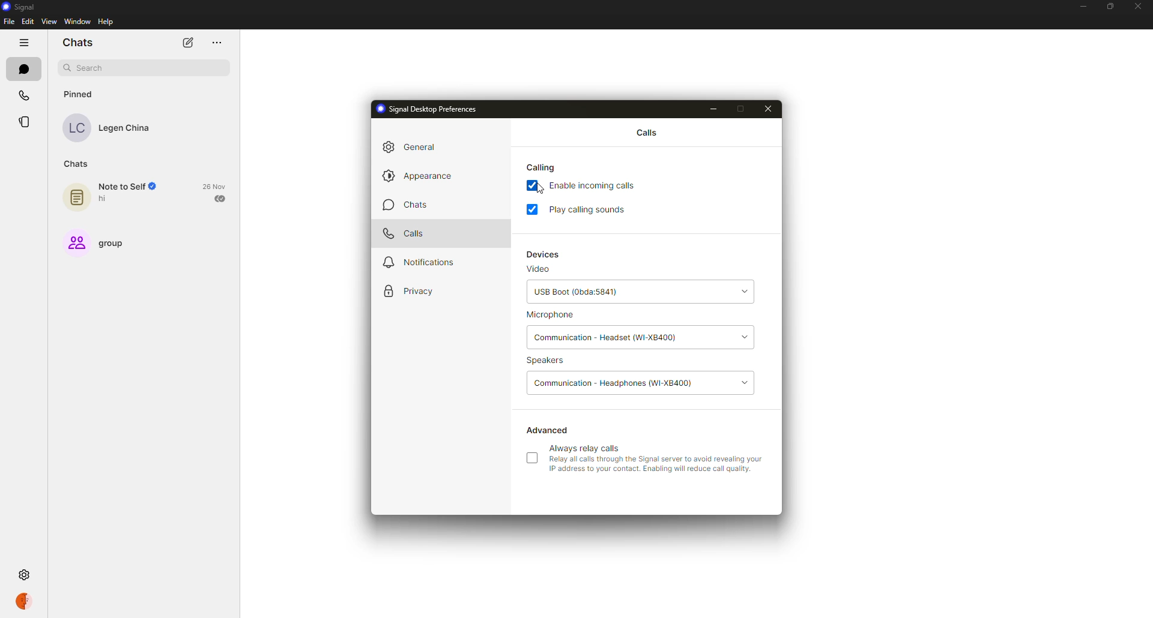 The height and width of the screenshot is (618, 1153). What do you see at coordinates (614, 383) in the screenshot?
I see `headphones` at bounding box center [614, 383].